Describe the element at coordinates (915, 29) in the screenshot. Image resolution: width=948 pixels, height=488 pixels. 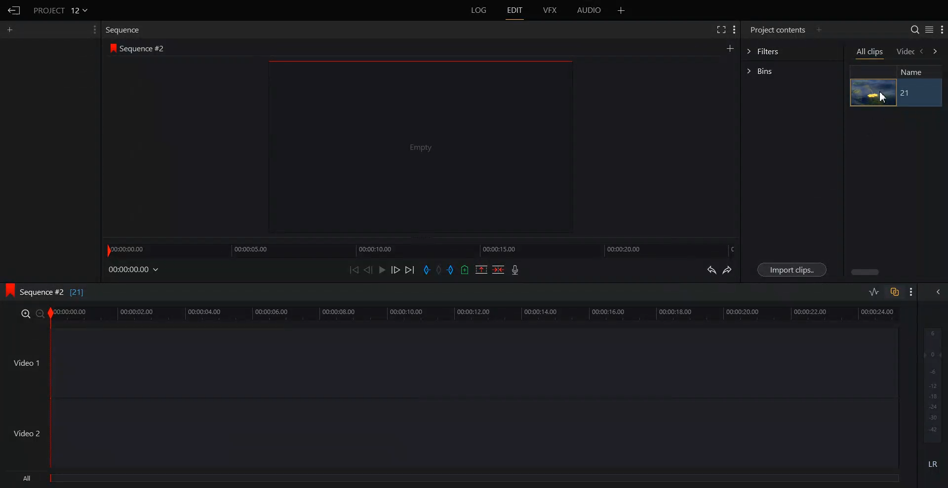
I see `Search` at that location.